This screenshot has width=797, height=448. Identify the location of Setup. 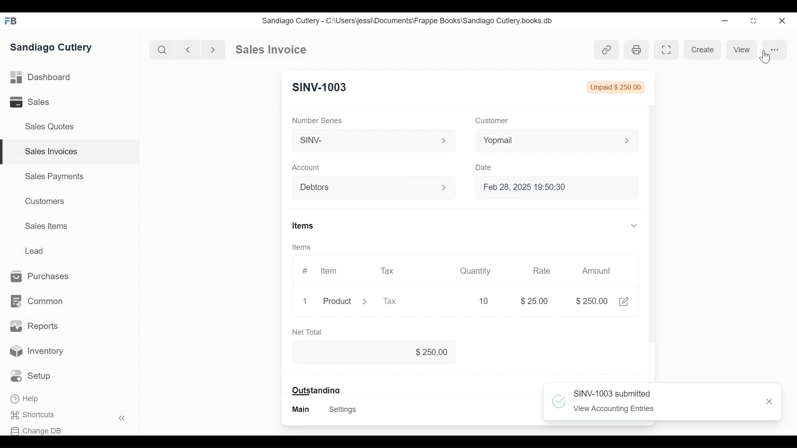
(31, 376).